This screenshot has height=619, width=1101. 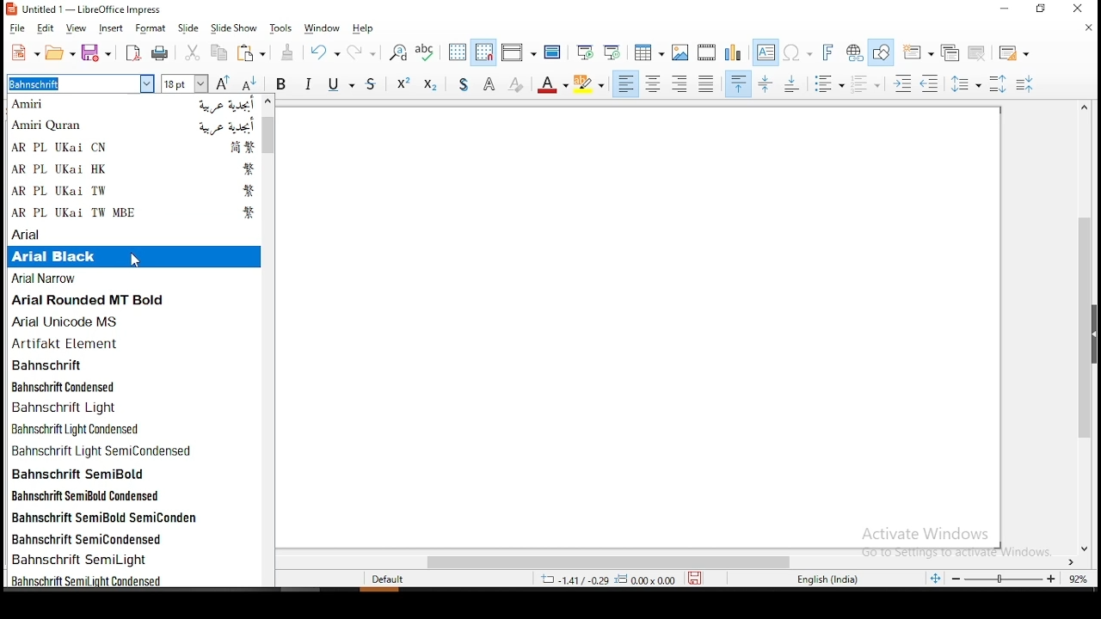 What do you see at coordinates (233, 27) in the screenshot?
I see `slide show` at bounding box center [233, 27].